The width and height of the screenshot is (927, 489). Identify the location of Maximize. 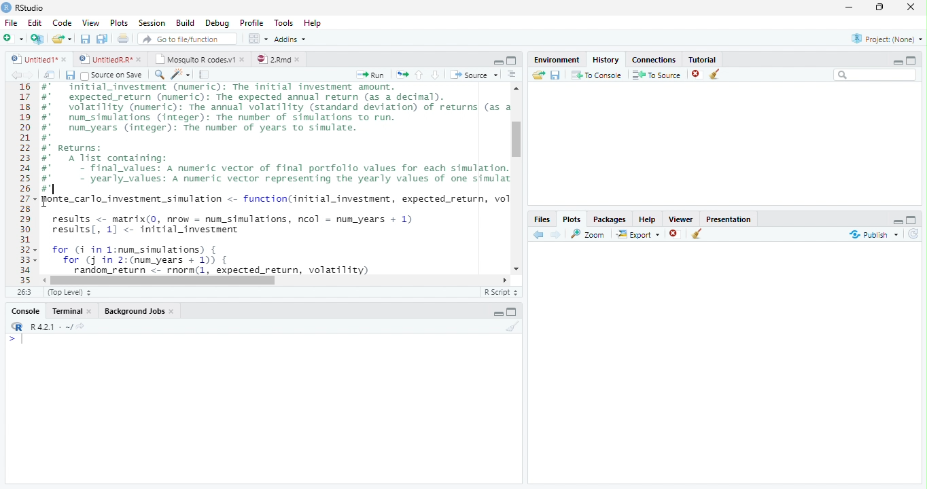
(883, 8).